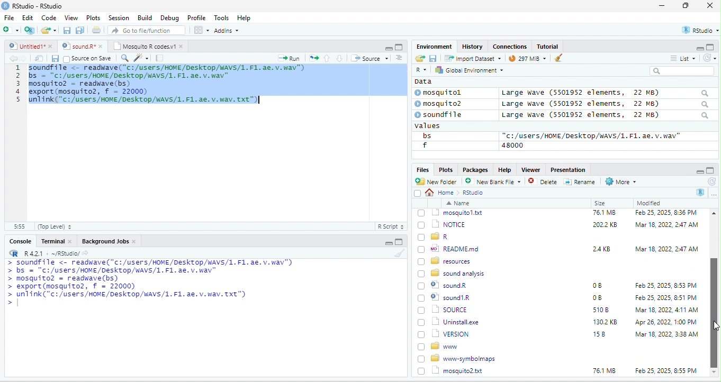 This screenshot has height=382, width=721. Describe the element at coordinates (420, 70) in the screenshot. I see `R` at that location.